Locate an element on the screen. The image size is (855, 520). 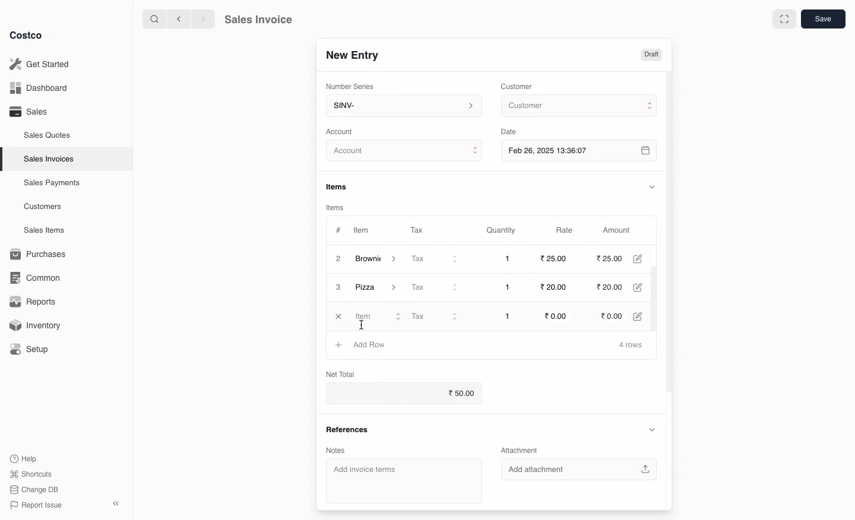
Item is located at coordinates (375, 315).